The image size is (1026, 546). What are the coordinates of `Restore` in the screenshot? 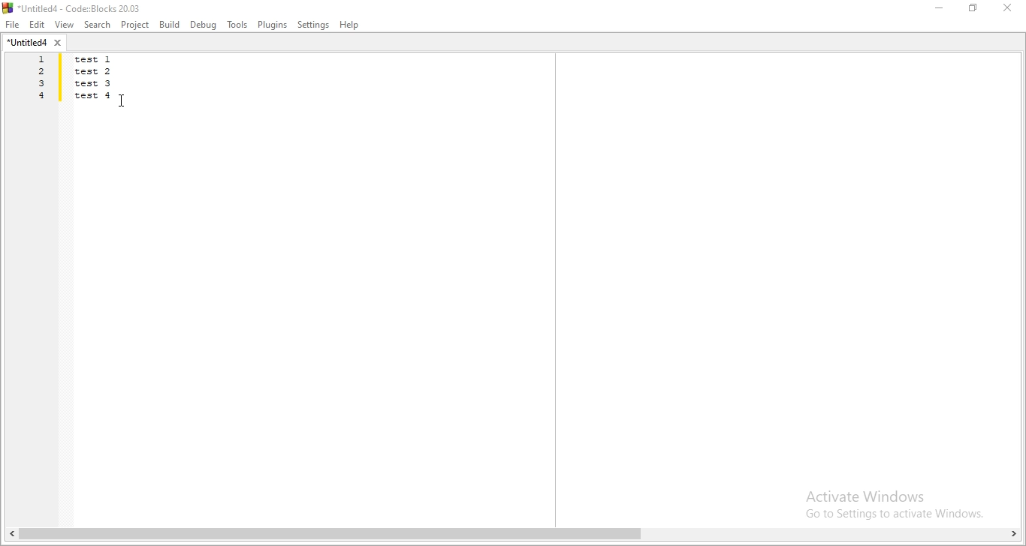 It's located at (974, 10).